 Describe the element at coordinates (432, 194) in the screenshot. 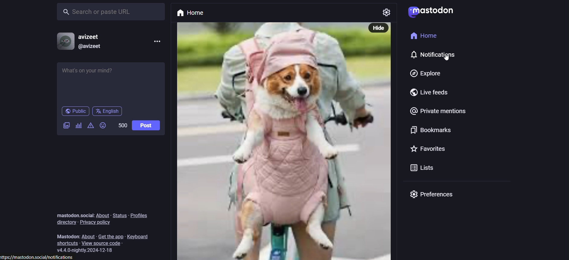

I see `preferences` at that location.